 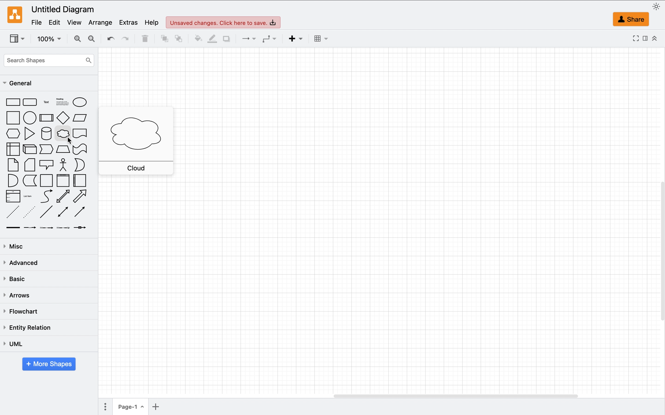 What do you see at coordinates (108, 38) in the screenshot?
I see `undo` at bounding box center [108, 38].